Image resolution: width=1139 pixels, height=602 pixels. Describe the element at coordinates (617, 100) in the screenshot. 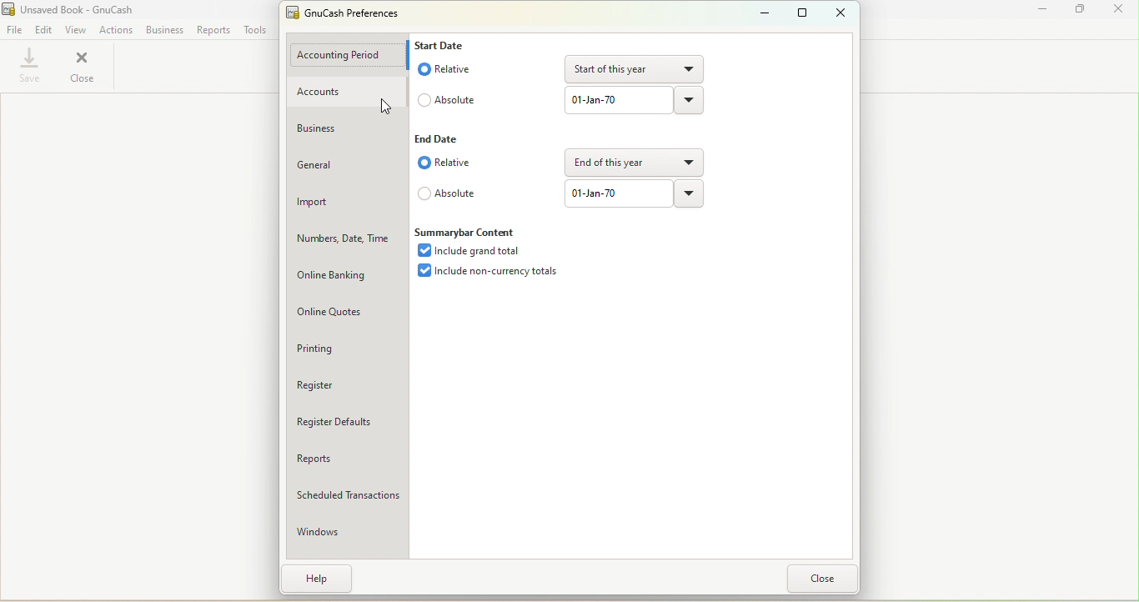

I see `Text box` at that location.